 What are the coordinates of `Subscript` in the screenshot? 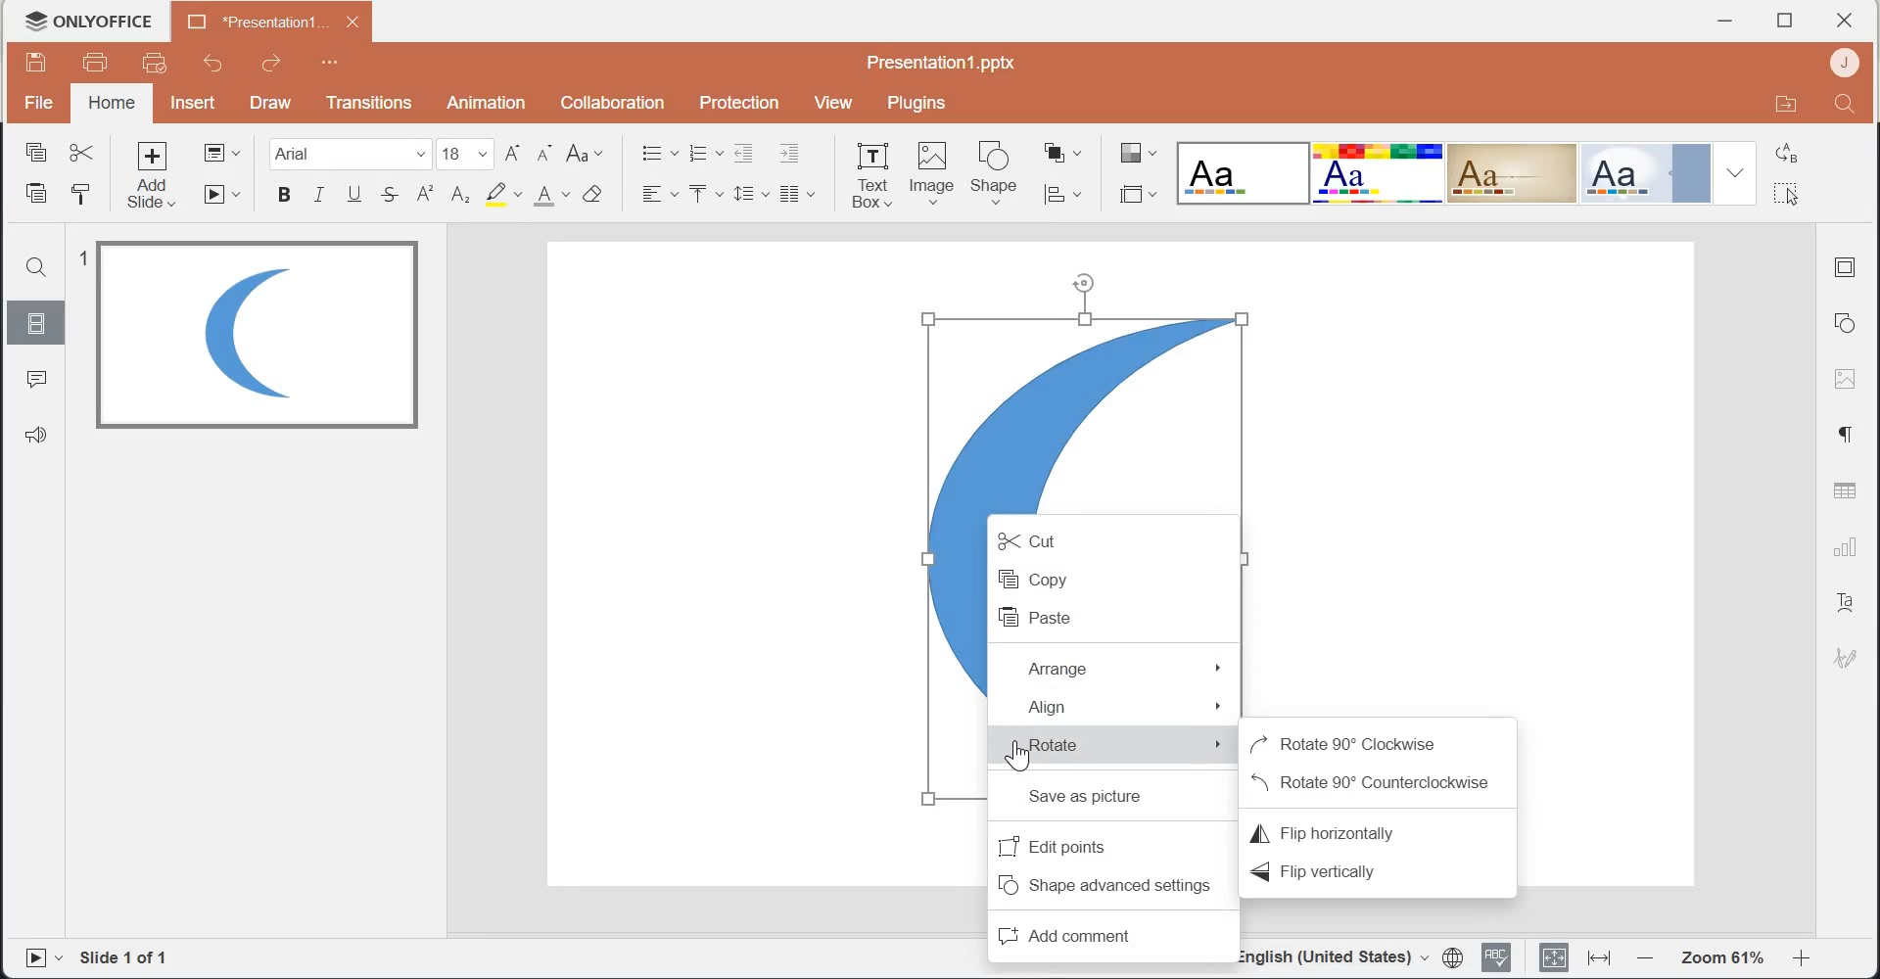 It's located at (458, 195).